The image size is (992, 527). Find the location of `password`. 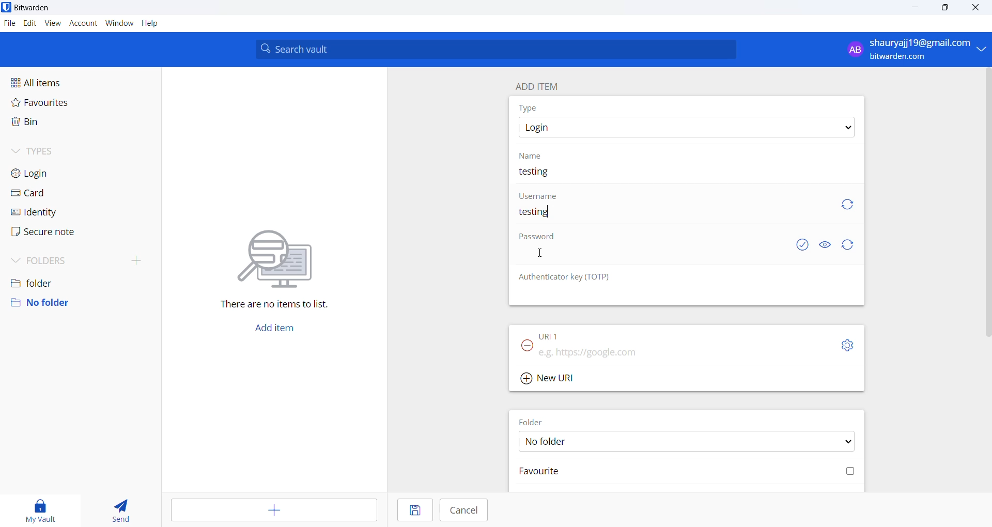

password is located at coordinates (542, 237).